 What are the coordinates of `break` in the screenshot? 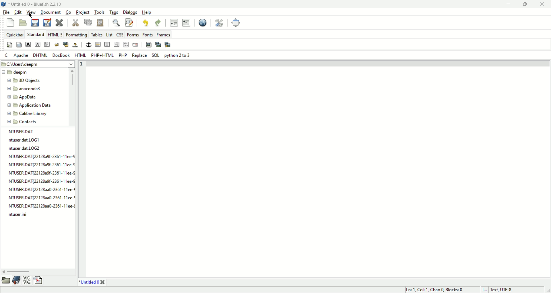 It's located at (56, 45).